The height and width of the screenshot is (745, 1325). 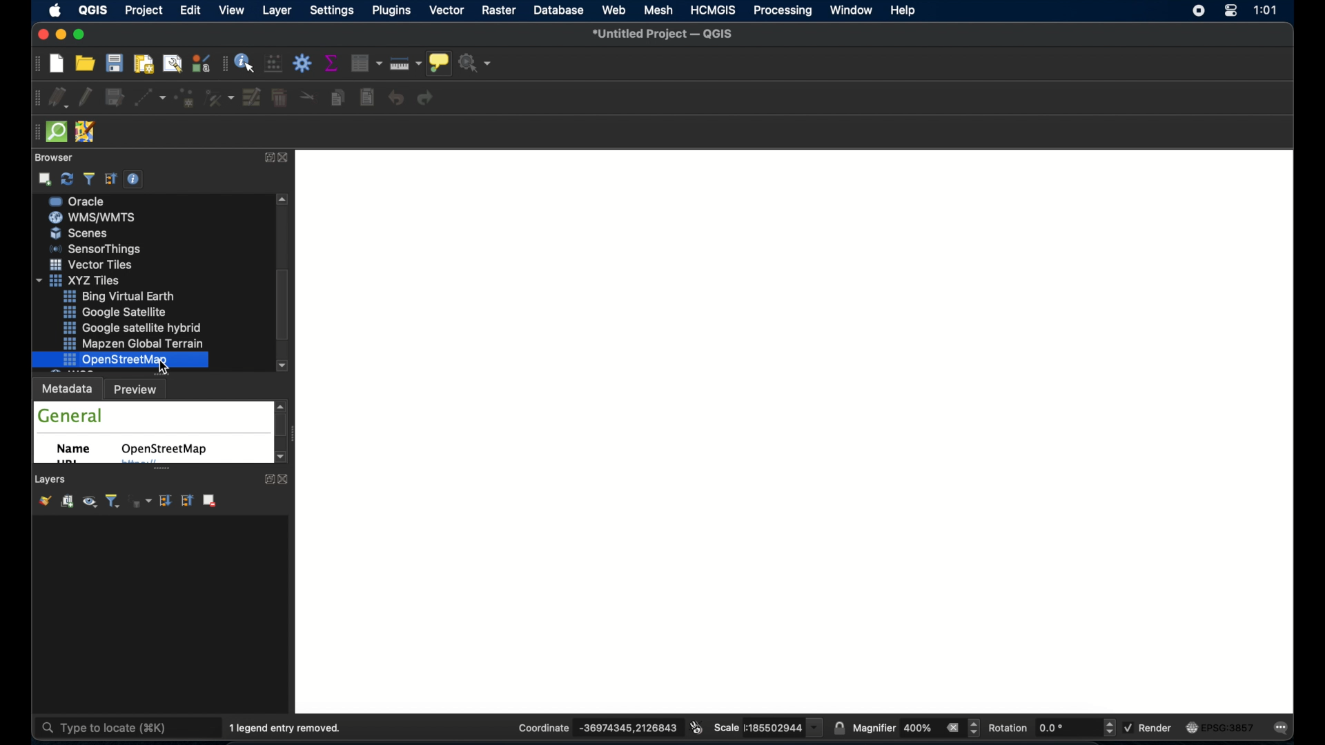 I want to click on browser, so click(x=52, y=158).